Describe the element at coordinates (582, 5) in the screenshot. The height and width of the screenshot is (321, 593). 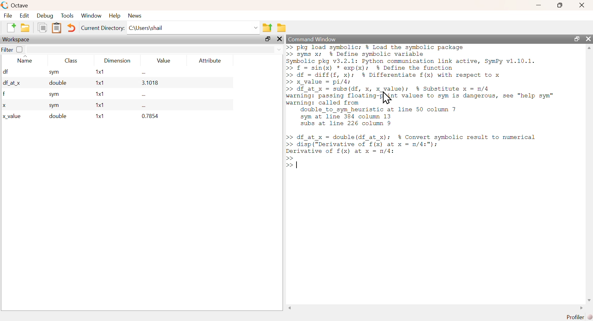
I see `Close` at that location.